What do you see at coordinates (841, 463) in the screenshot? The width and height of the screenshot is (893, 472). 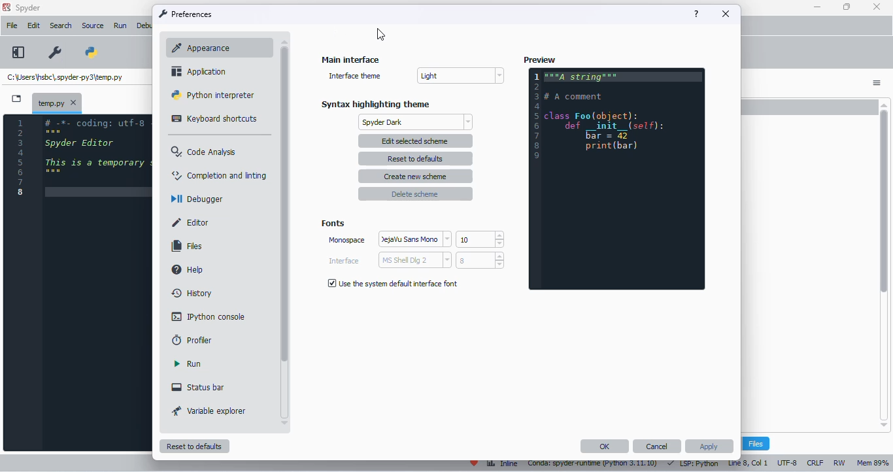 I see `RW` at bounding box center [841, 463].